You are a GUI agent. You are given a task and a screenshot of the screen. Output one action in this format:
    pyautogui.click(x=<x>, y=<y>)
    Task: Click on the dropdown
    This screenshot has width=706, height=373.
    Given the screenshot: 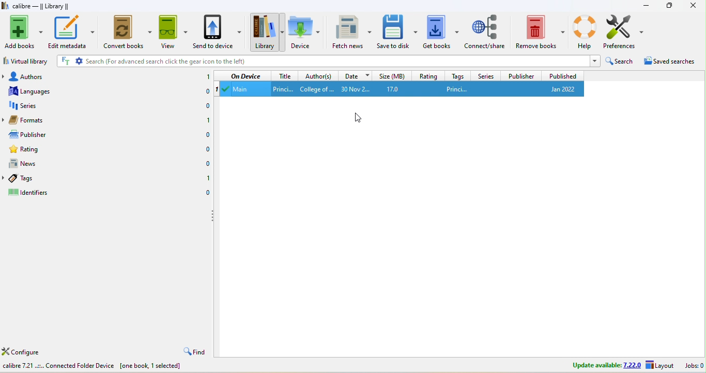 What is the action you would take?
    pyautogui.click(x=594, y=61)
    